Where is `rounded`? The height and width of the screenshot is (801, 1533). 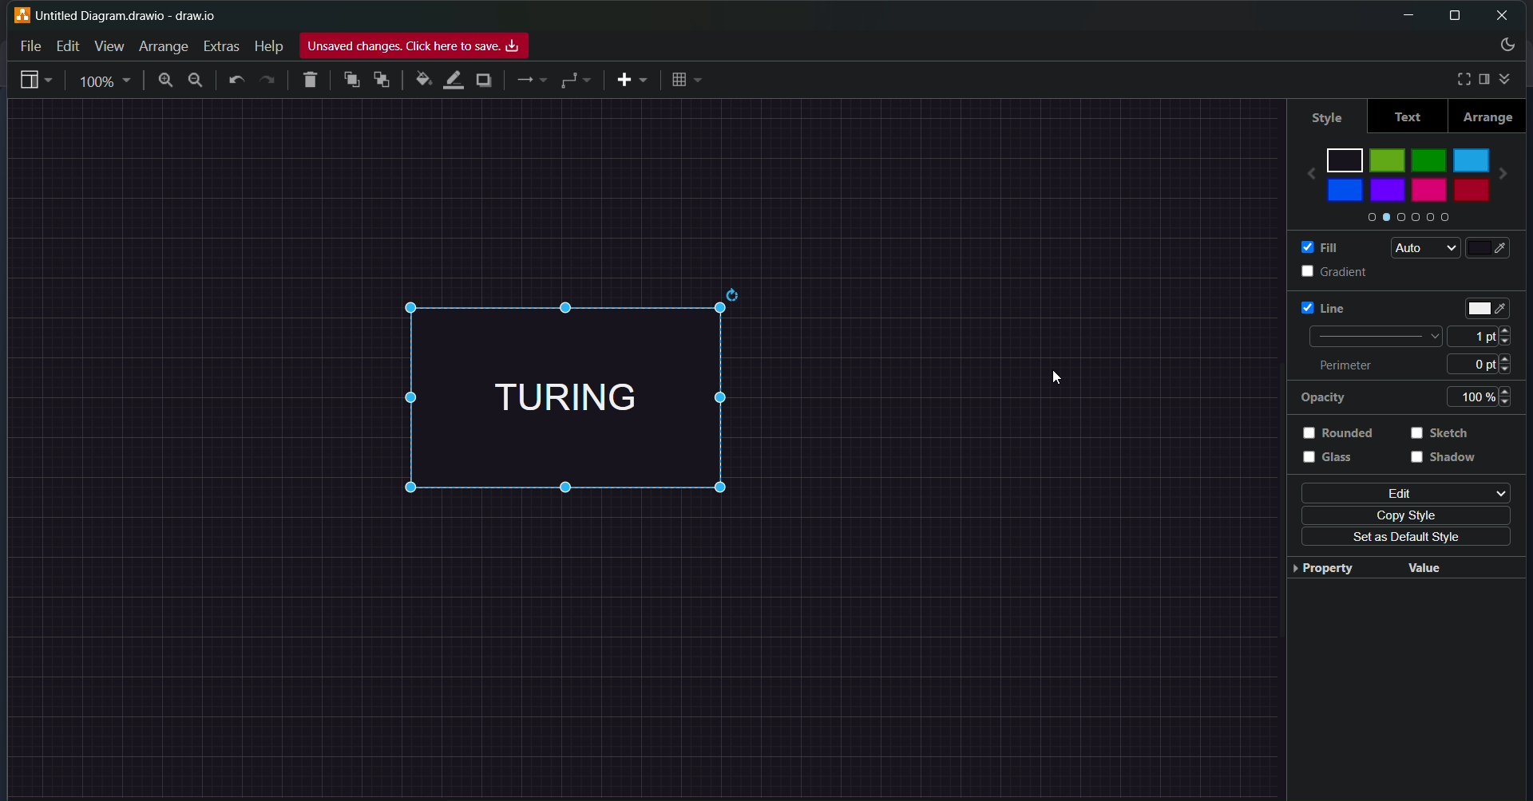
rounded is located at coordinates (1344, 432).